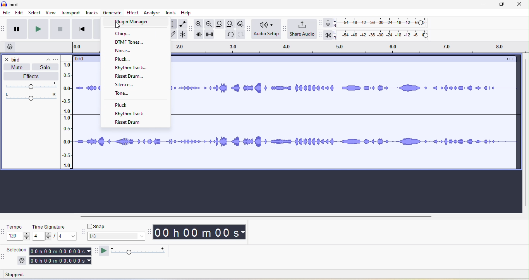  Describe the element at coordinates (229, 34) in the screenshot. I see `undo` at that location.